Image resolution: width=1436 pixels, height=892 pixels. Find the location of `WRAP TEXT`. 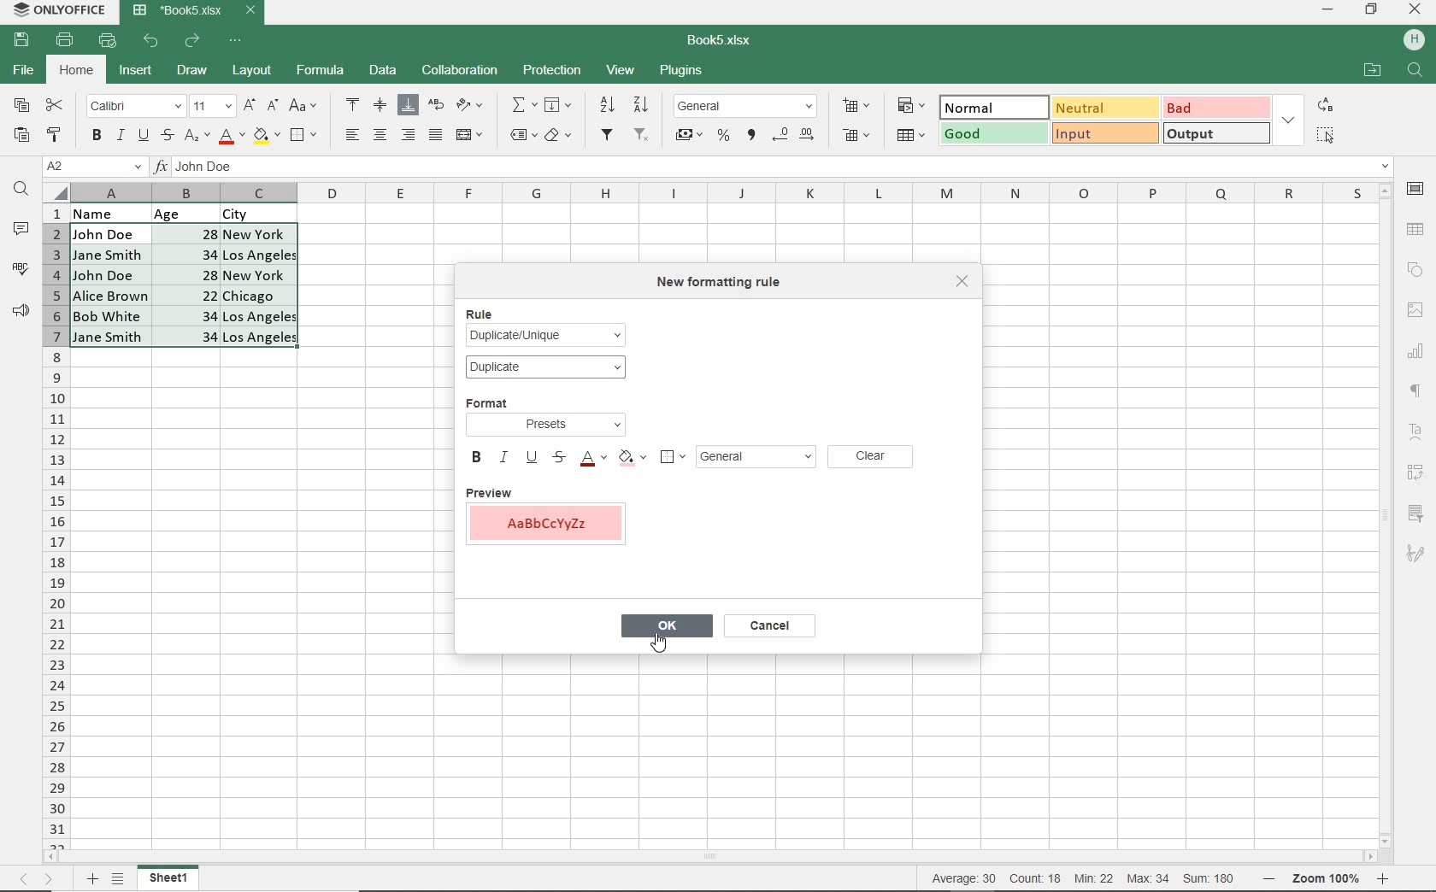

WRAP TEXT is located at coordinates (437, 107).